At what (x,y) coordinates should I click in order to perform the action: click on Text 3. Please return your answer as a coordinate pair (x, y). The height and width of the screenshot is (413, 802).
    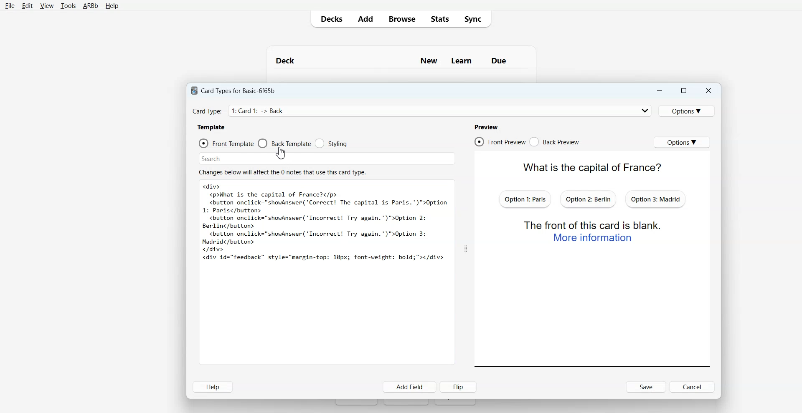
    Looking at the image, I should click on (594, 231).